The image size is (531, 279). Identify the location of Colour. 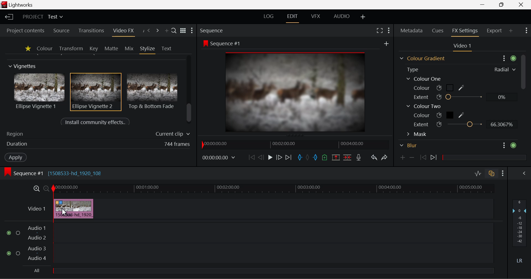
(44, 48).